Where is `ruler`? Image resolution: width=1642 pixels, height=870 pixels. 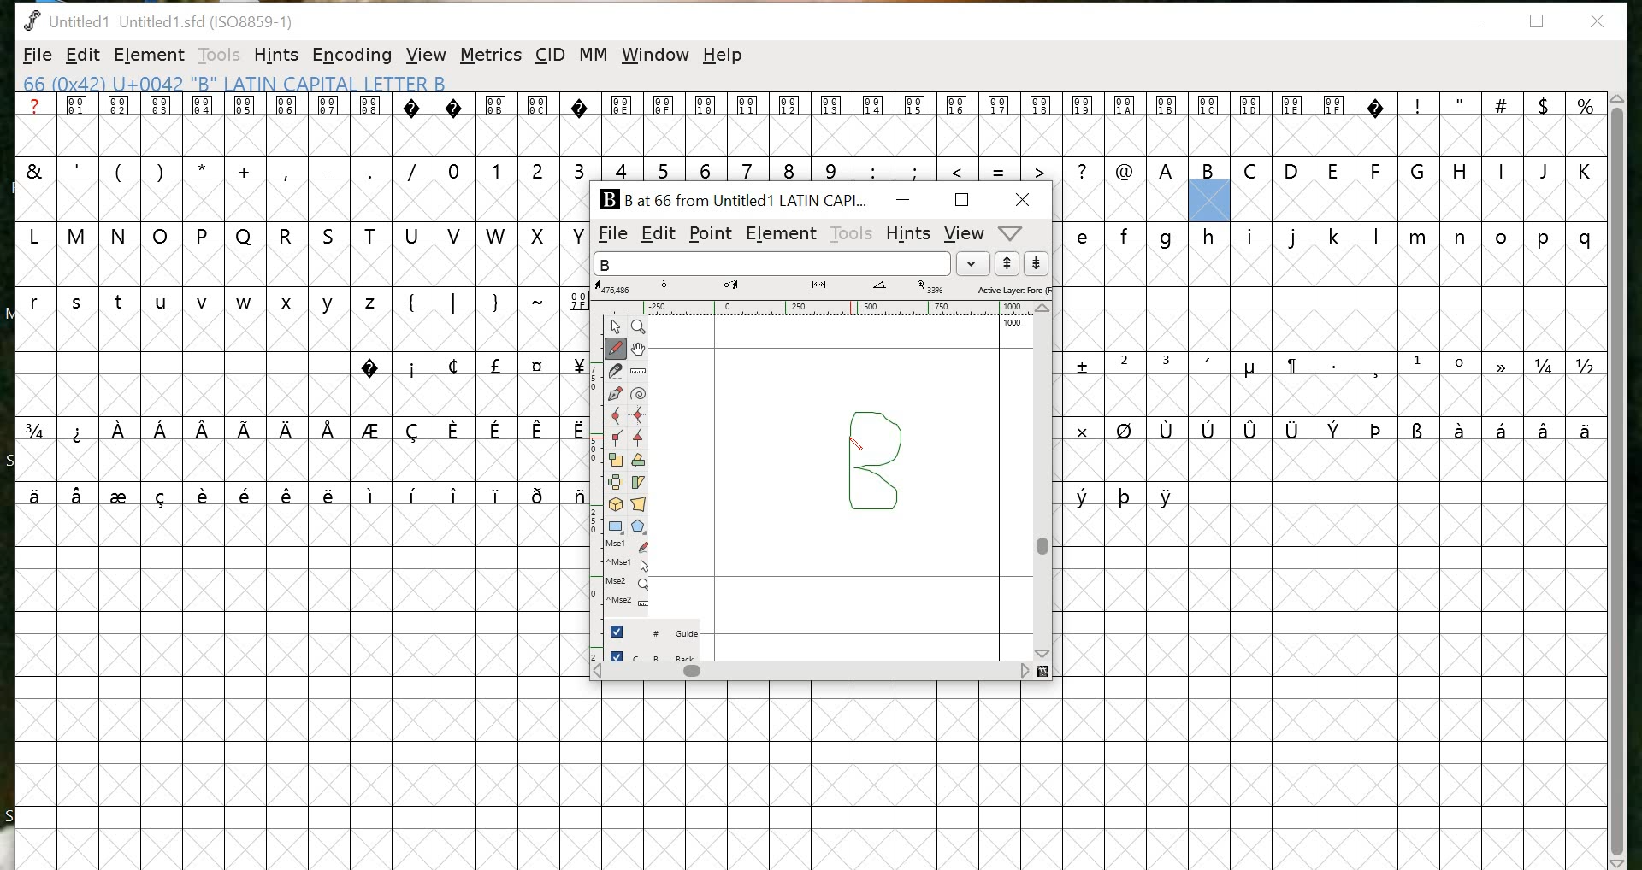
ruler is located at coordinates (594, 490).